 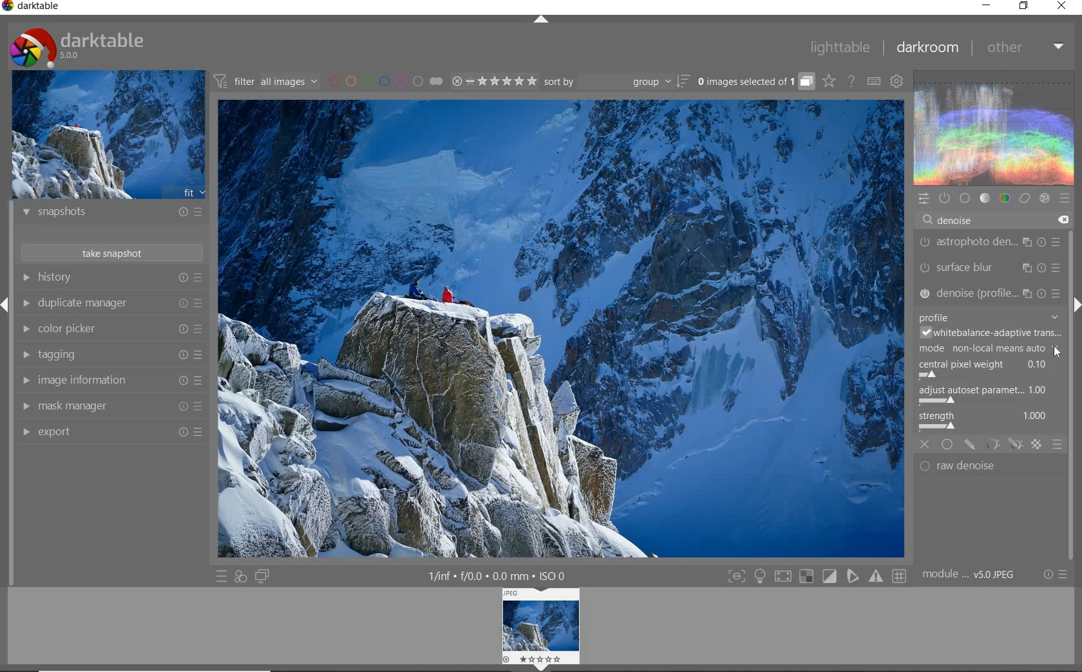 What do you see at coordinates (1024, 198) in the screenshot?
I see `correct` at bounding box center [1024, 198].